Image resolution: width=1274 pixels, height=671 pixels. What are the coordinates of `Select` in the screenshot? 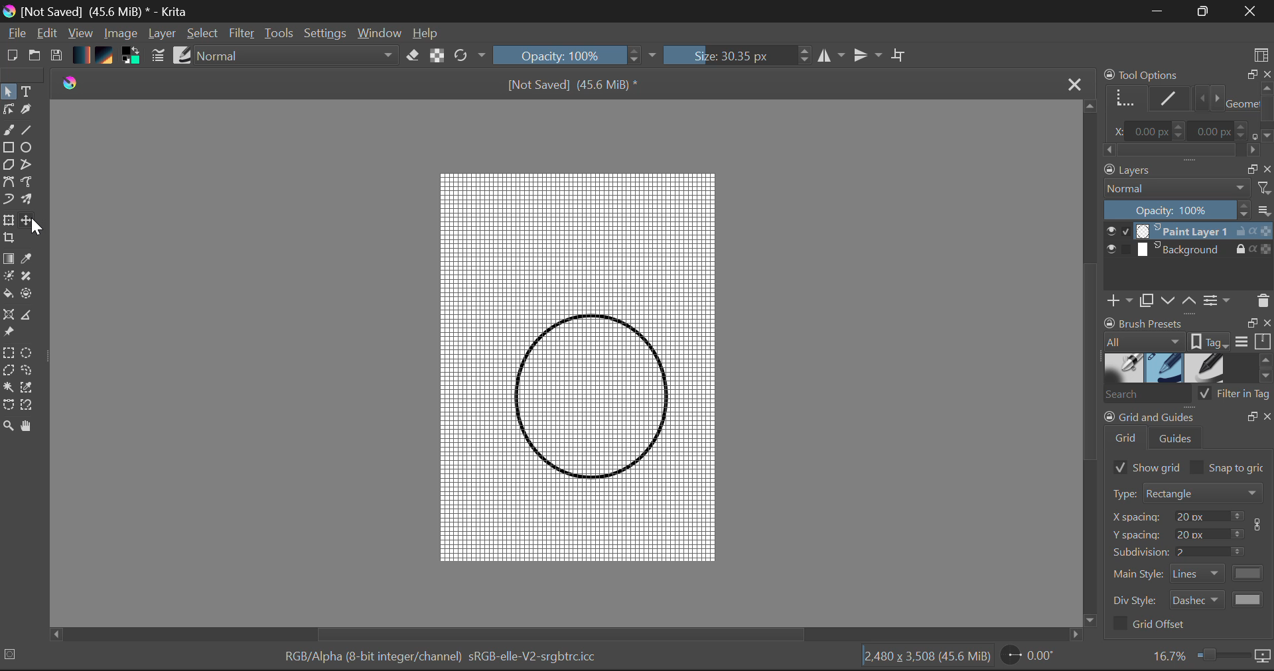 It's located at (203, 34).